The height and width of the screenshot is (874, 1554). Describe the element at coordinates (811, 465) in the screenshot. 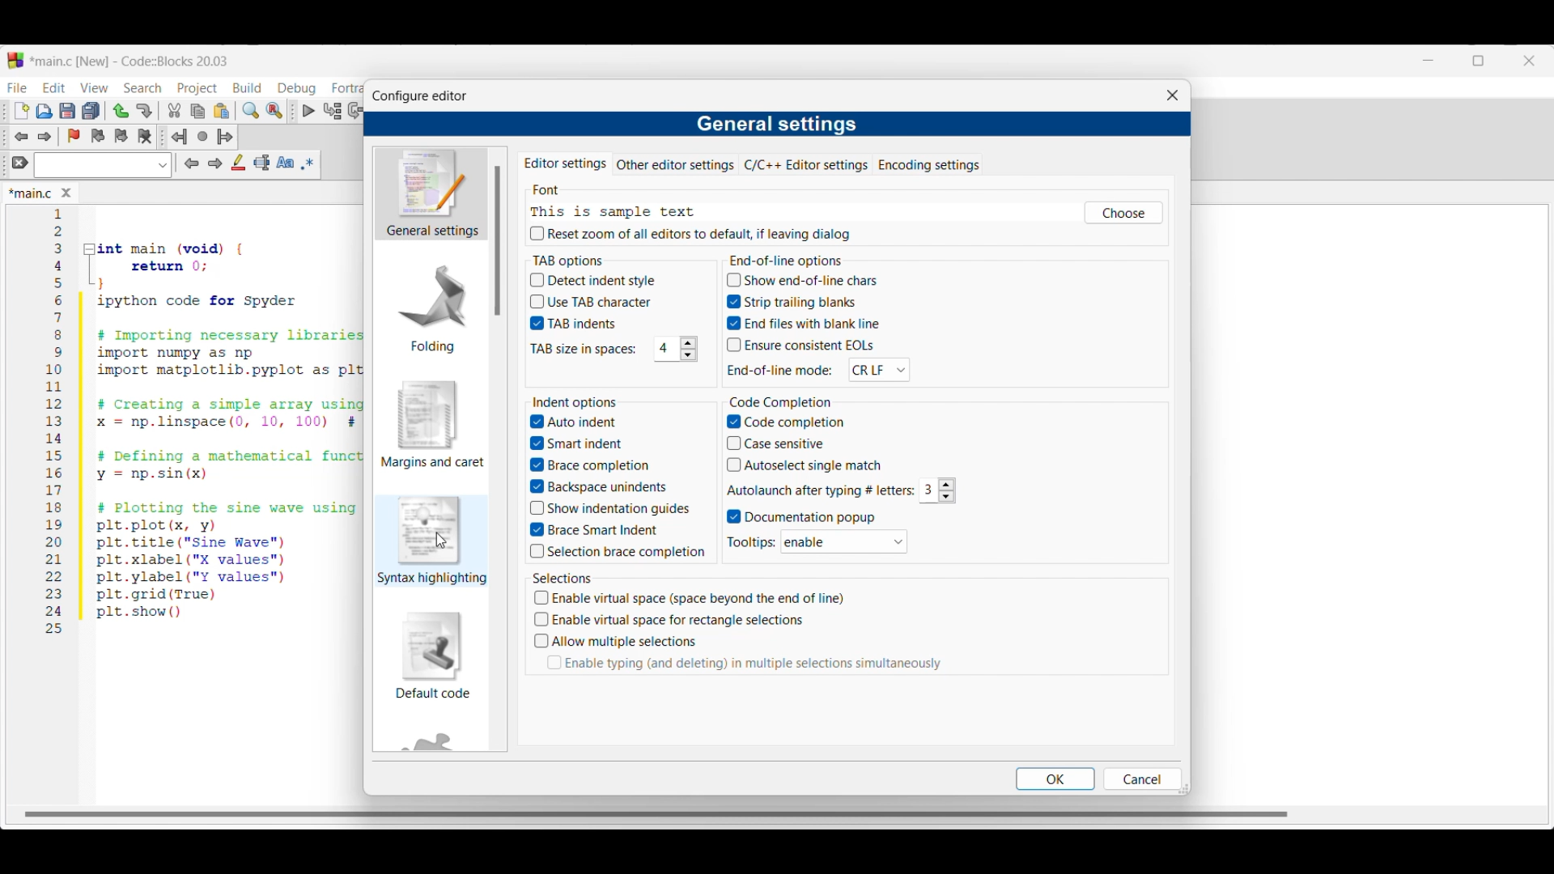

I see `Autoselect single match` at that location.